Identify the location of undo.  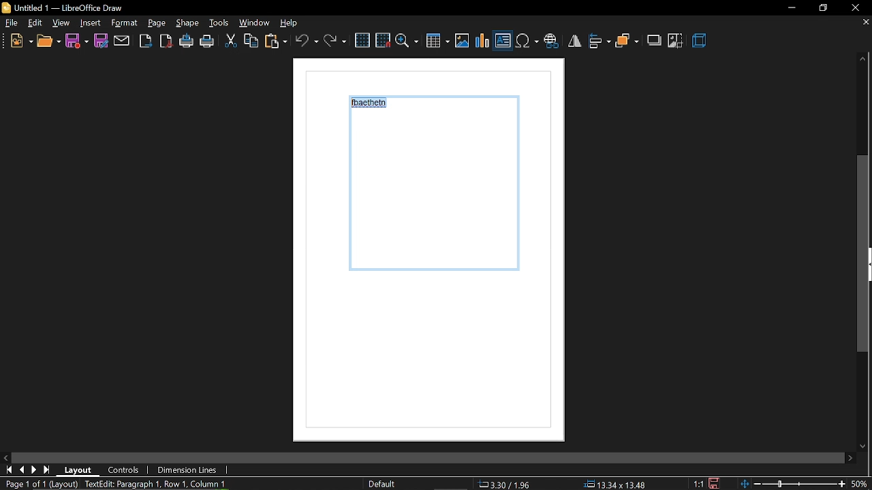
(306, 41).